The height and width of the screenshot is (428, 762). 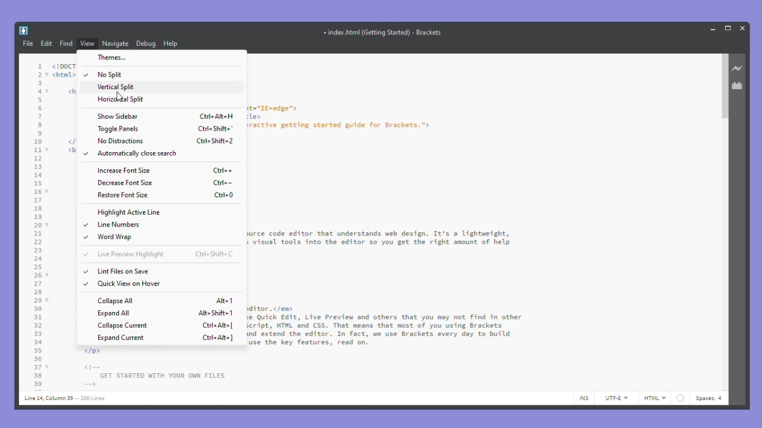 What do you see at coordinates (138, 57) in the screenshot?
I see `Themes` at bounding box center [138, 57].